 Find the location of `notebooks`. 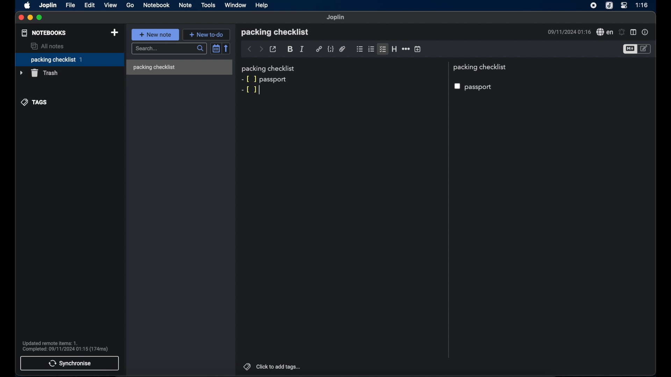

notebooks is located at coordinates (44, 33).